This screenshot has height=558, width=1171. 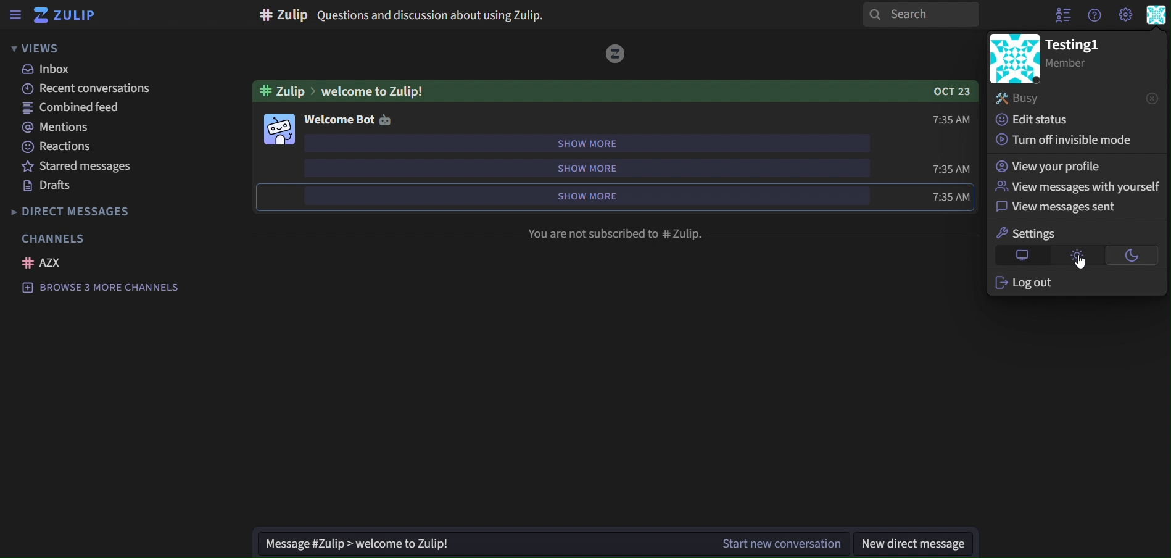 What do you see at coordinates (953, 199) in the screenshot?
I see `time` at bounding box center [953, 199].